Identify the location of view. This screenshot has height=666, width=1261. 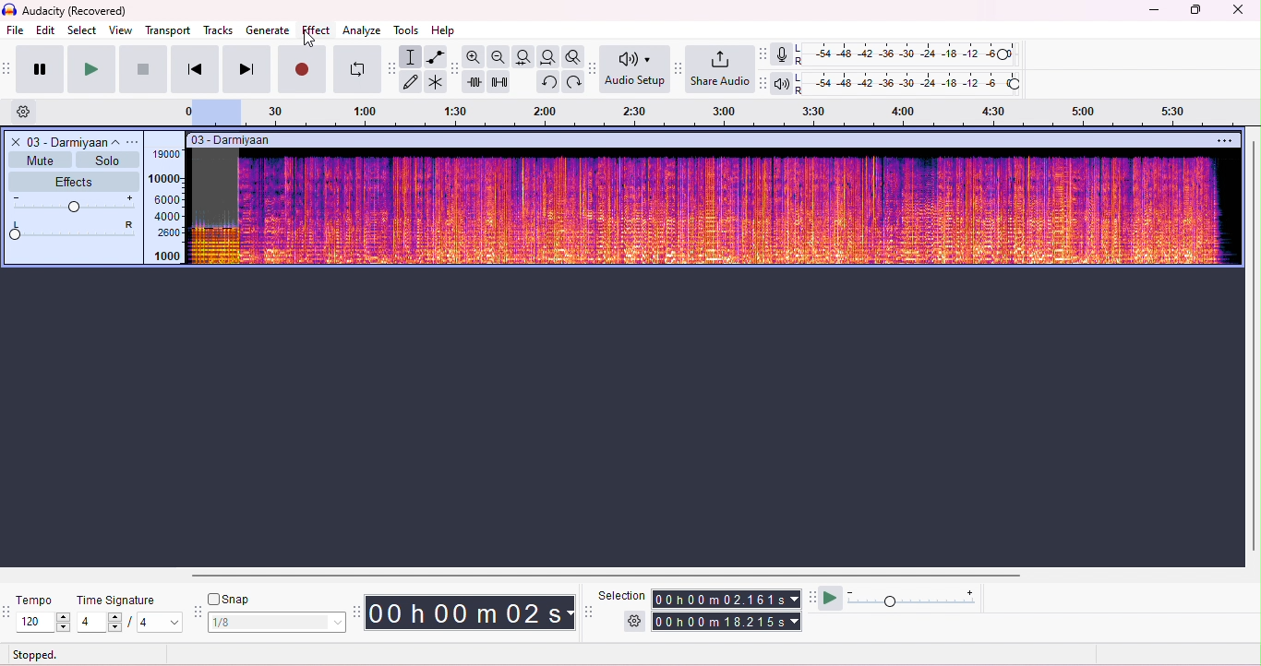
(121, 31).